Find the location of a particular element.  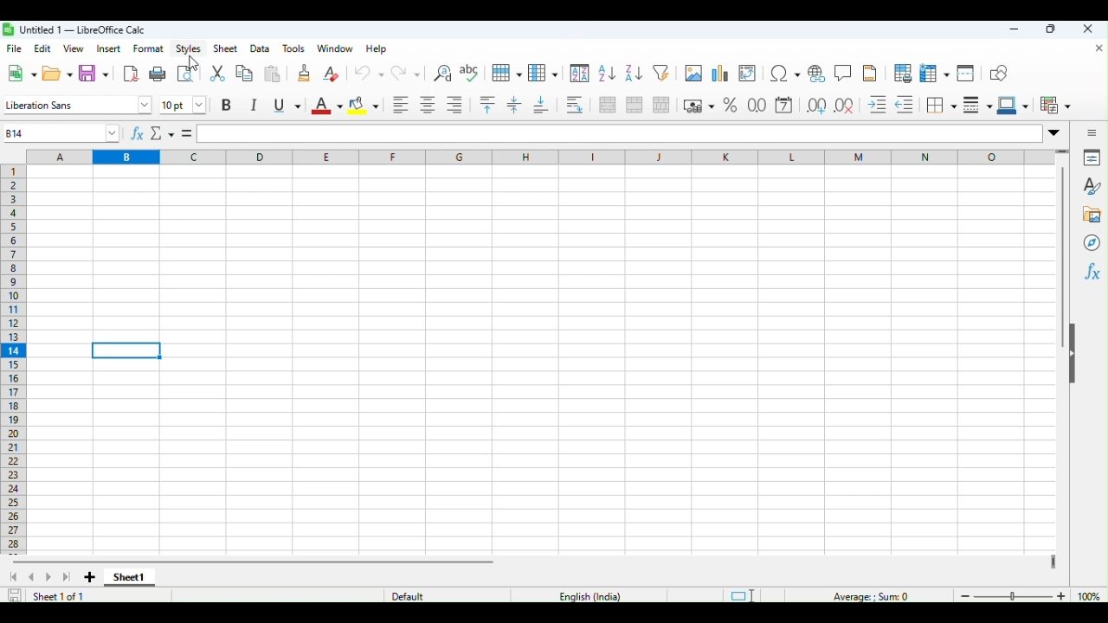

cut is located at coordinates (216, 73).